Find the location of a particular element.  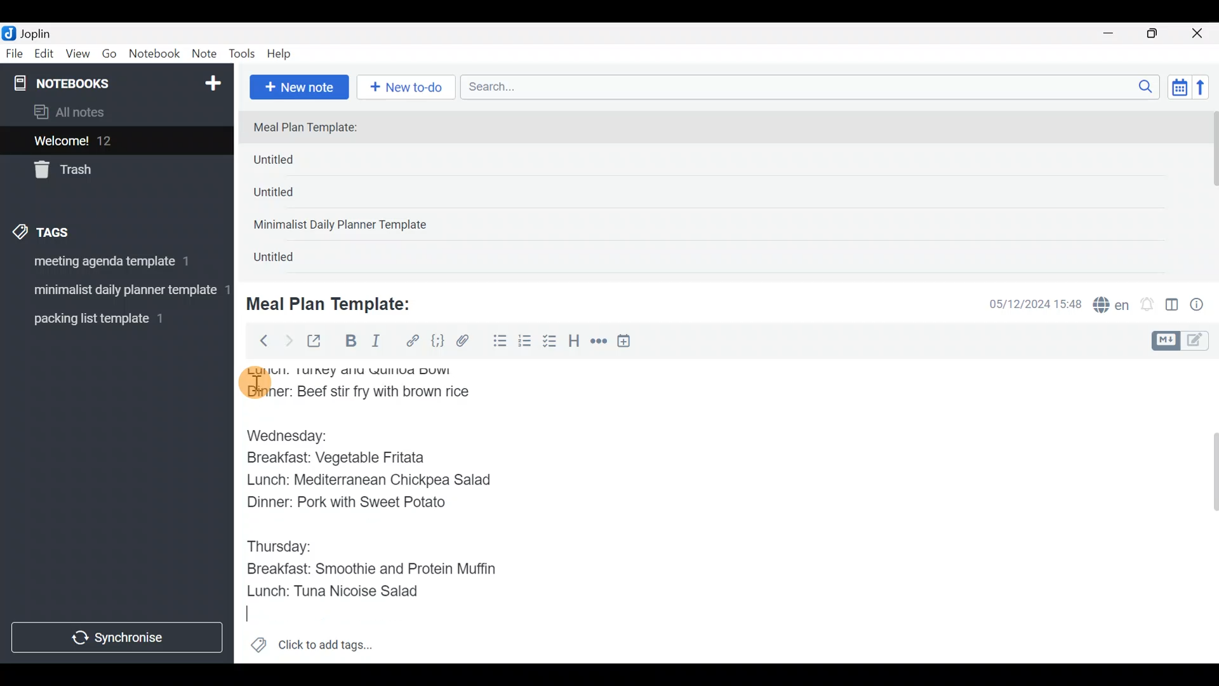

Wednesday: is located at coordinates (293, 434).